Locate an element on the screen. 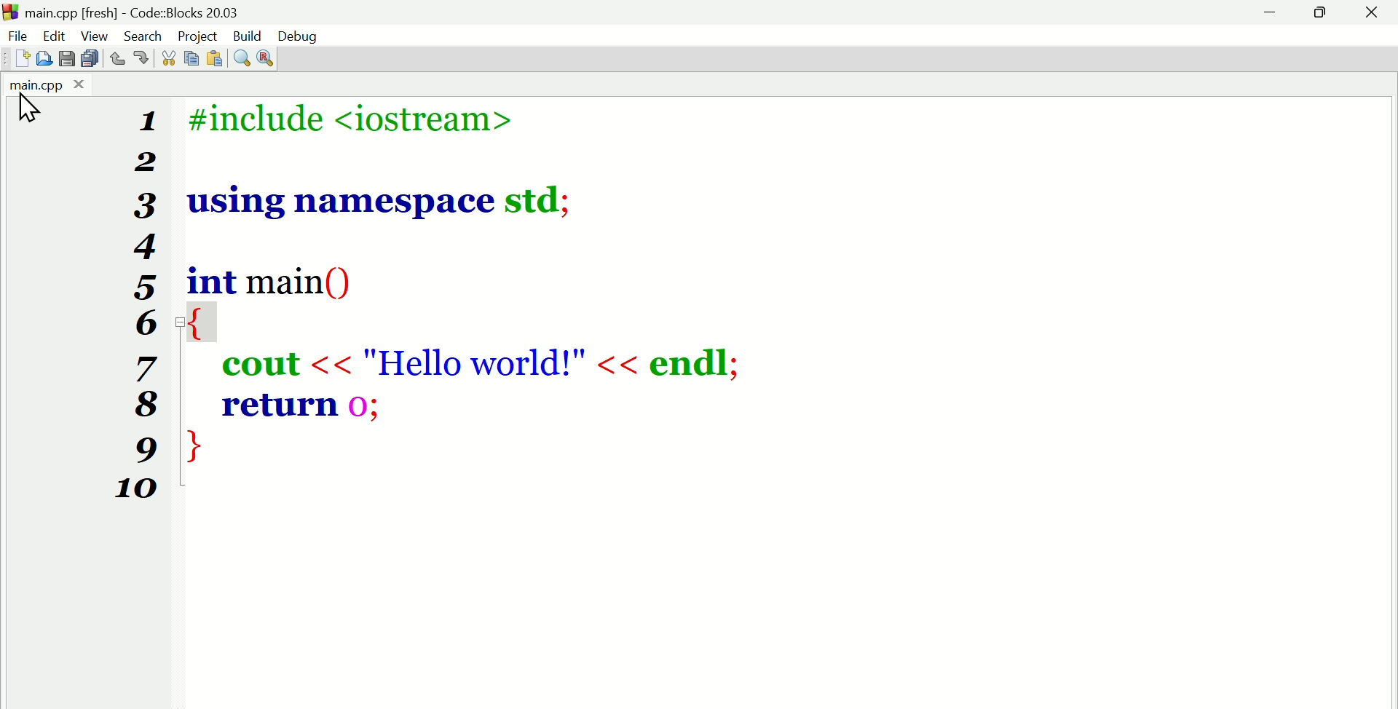  add is located at coordinates (22, 59).